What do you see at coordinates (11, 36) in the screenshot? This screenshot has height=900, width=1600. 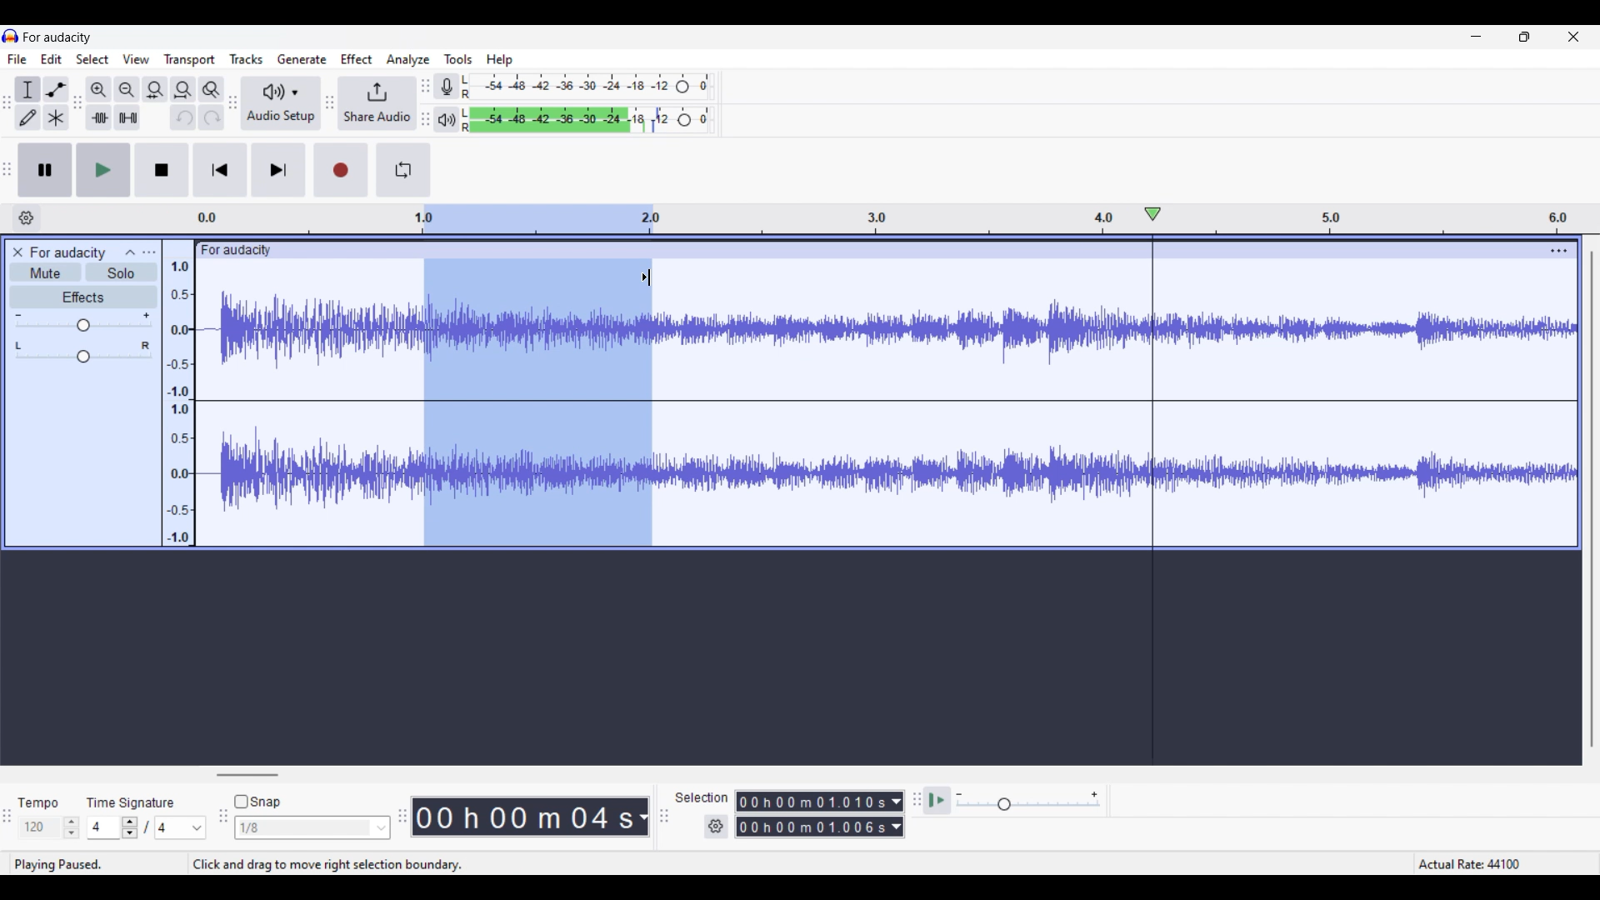 I see `Software logo` at bounding box center [11, 36].